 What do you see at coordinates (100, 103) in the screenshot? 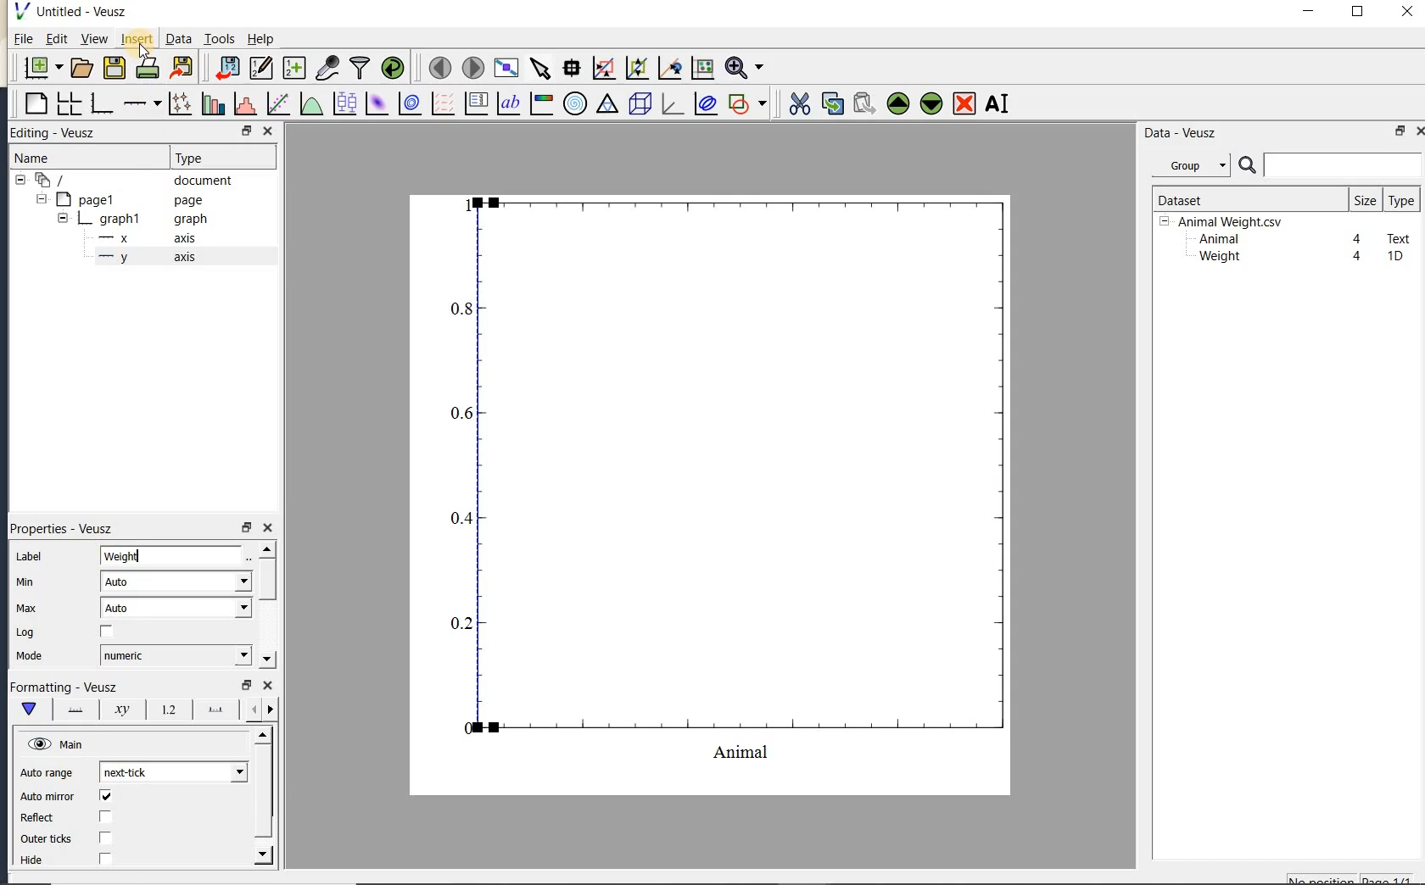
I see `base graph` at bounding box center [100, 103].